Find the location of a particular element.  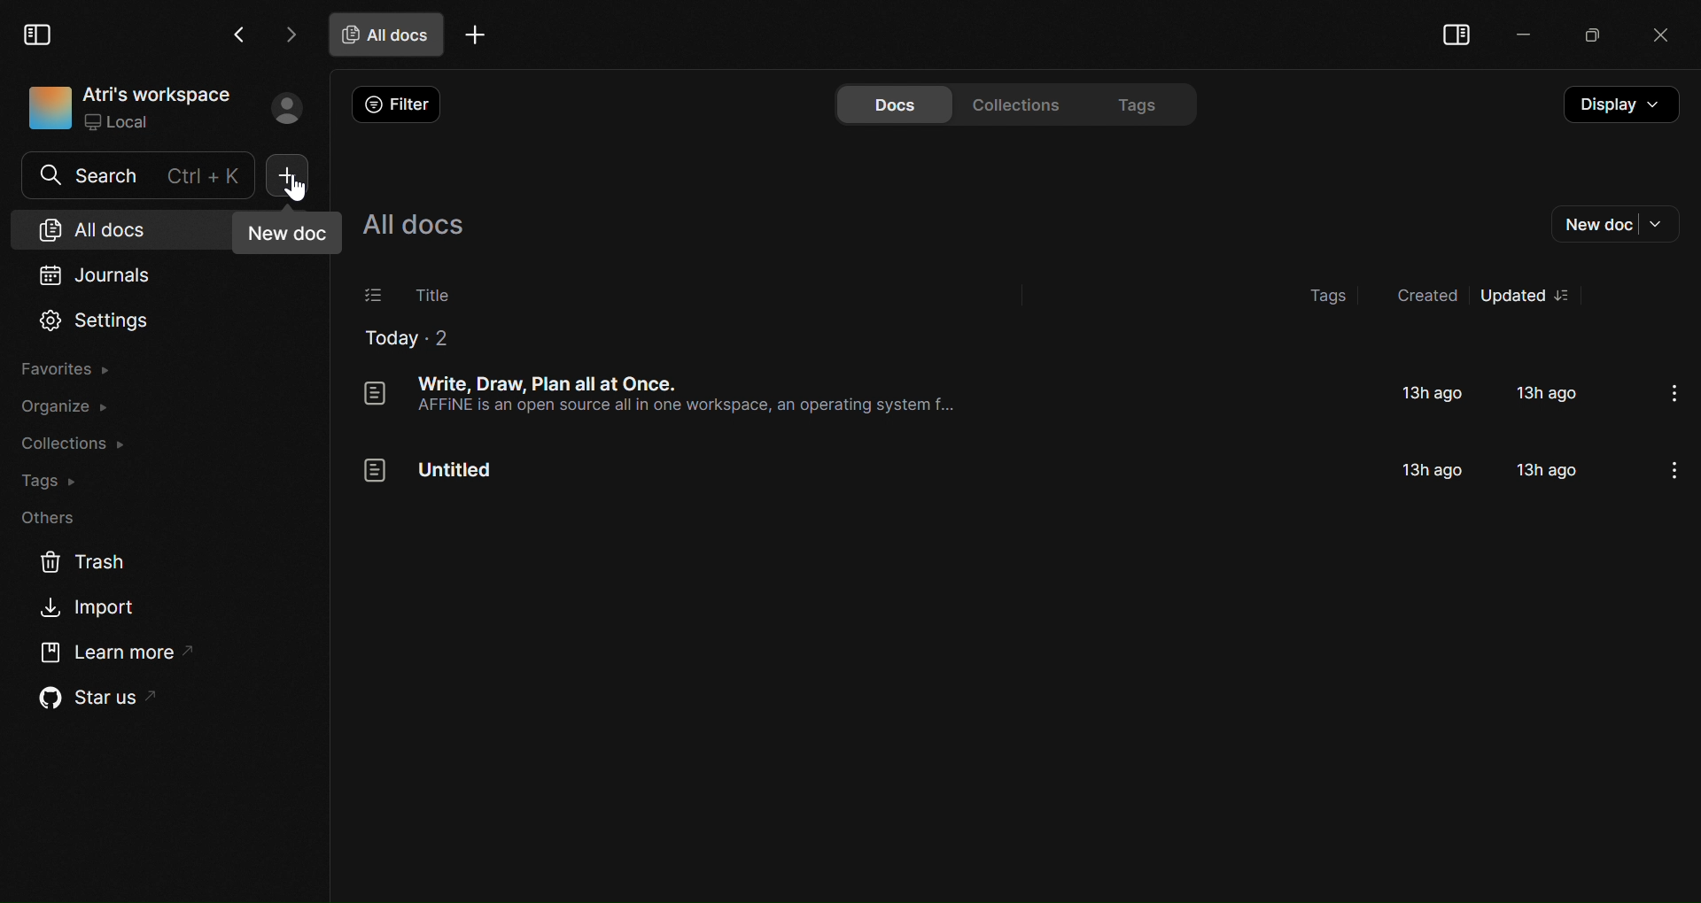

Docs is located at coordinates (892, 104).